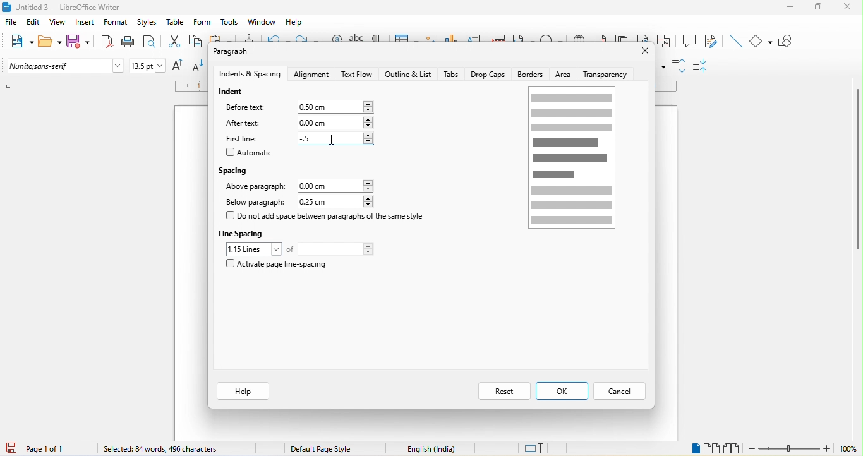 Image resolution: width=863 pixels, height=456 pixels. Describe the element at coordinates (452, 73) in the screenshot. I see `tabs` at that location.